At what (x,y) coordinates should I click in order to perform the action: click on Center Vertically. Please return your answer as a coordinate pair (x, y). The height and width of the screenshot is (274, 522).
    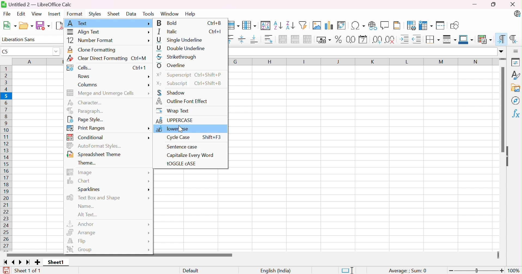
    Looking at the image, I should click on (243, 40).